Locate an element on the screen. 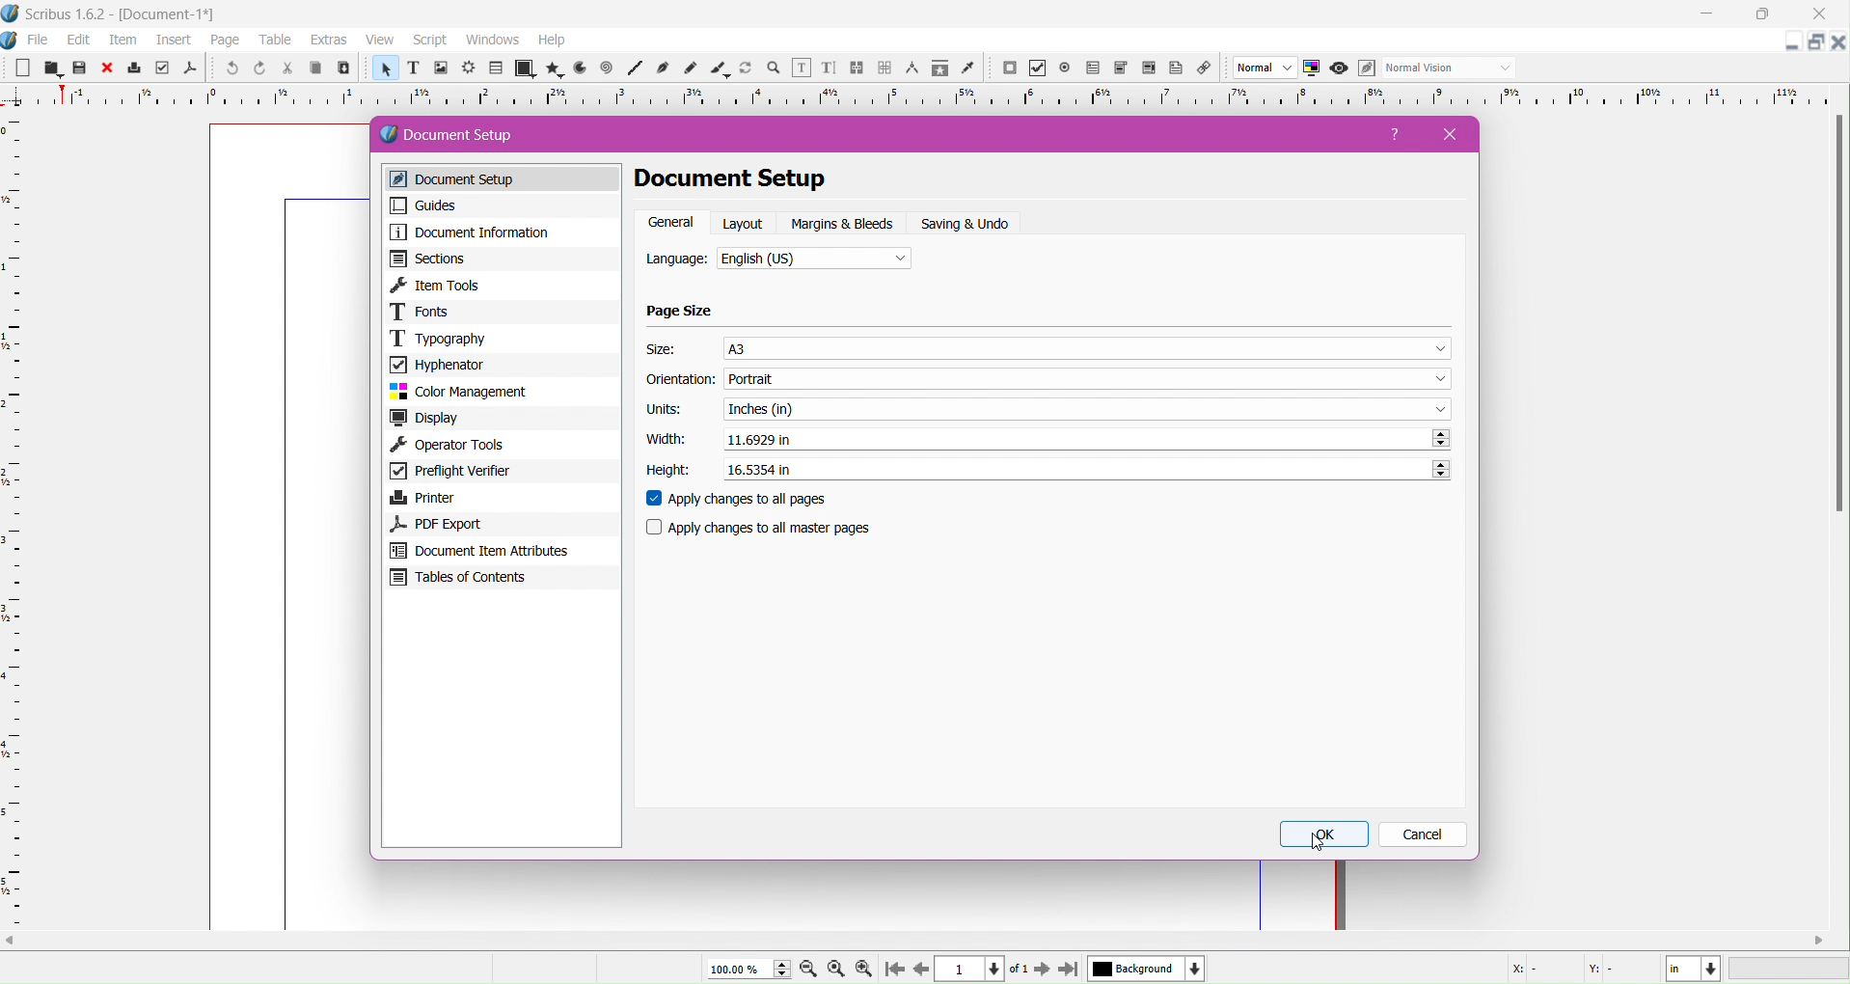  Operator Tools is located at coordinates (503, 446).